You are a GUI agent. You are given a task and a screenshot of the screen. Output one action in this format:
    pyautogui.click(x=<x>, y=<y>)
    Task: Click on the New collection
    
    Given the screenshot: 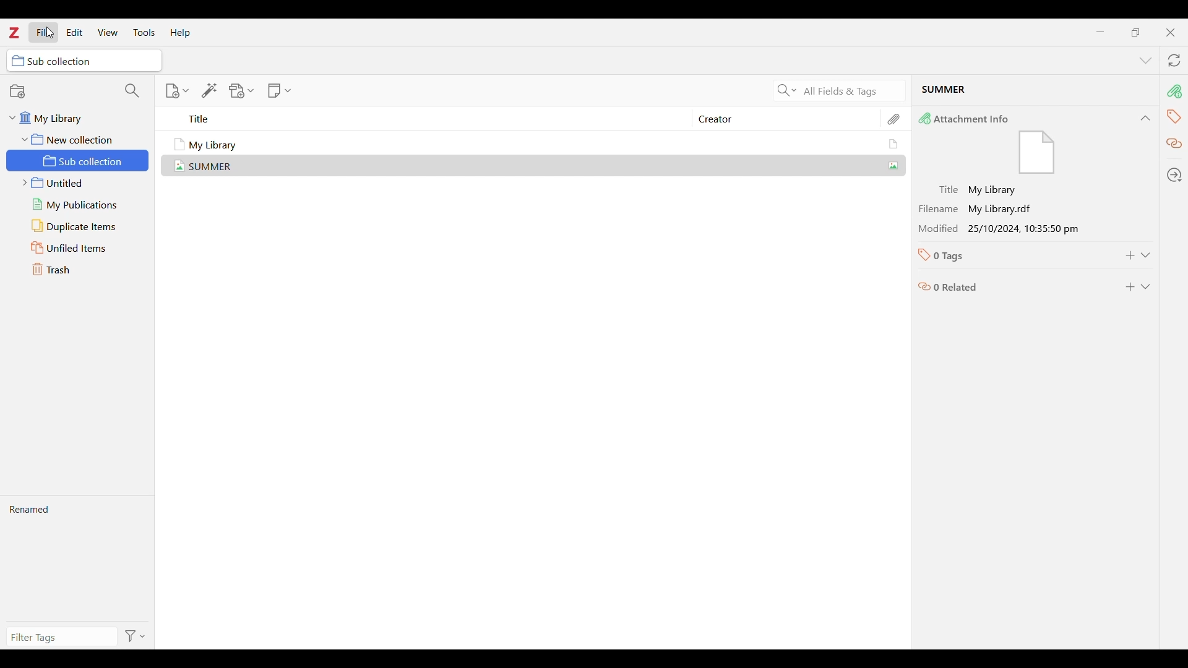 What is the action you would take?
    pyautogui.click(x=61, y=90)
    